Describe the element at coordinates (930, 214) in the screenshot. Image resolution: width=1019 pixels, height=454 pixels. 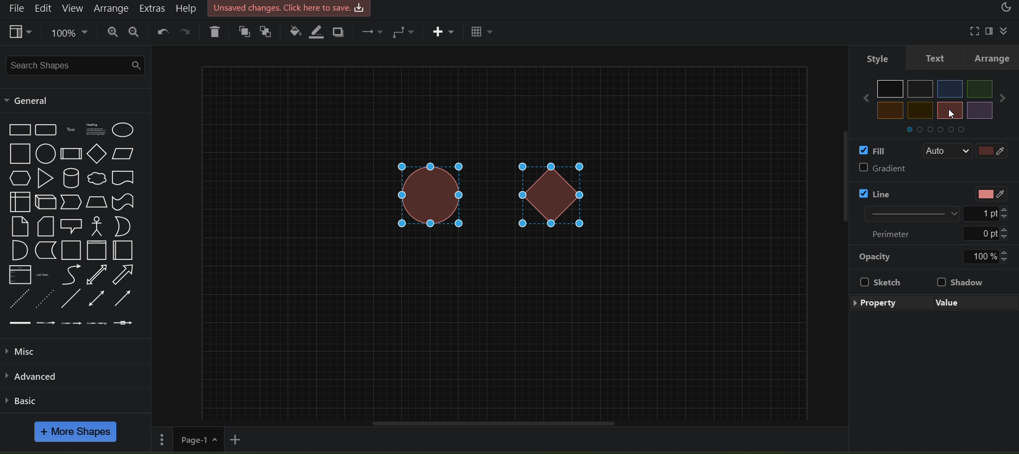
I see `Line width` at that location.